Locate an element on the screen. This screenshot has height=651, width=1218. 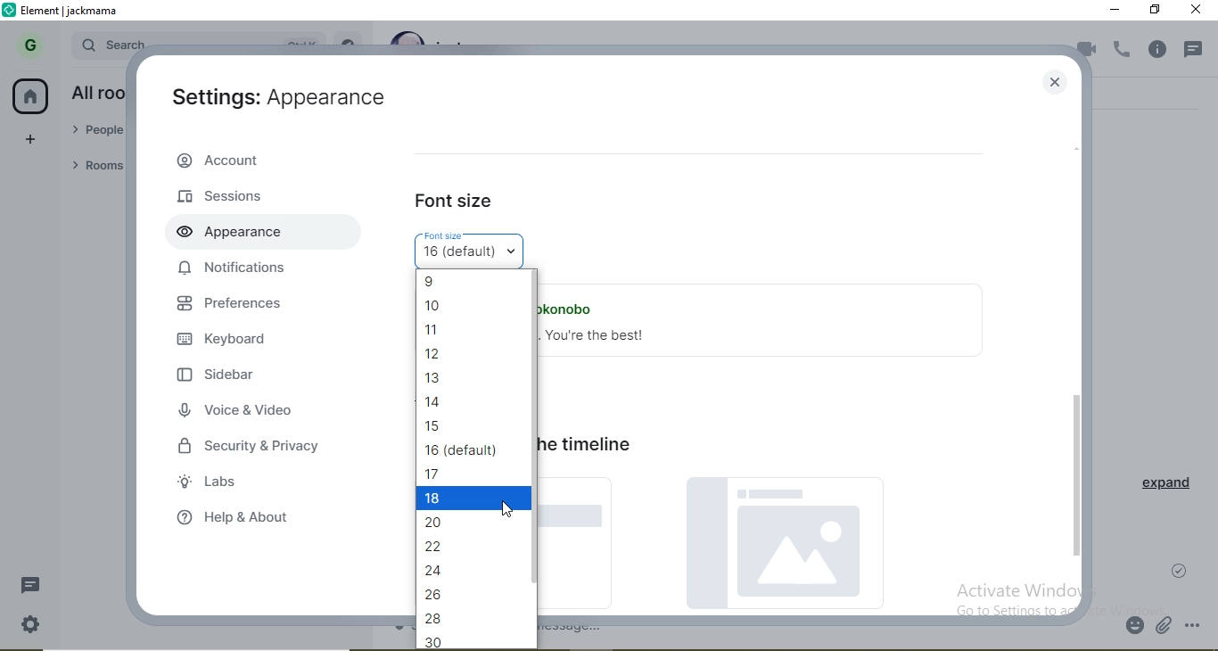
all rooms is located at coordinates (95, 93).